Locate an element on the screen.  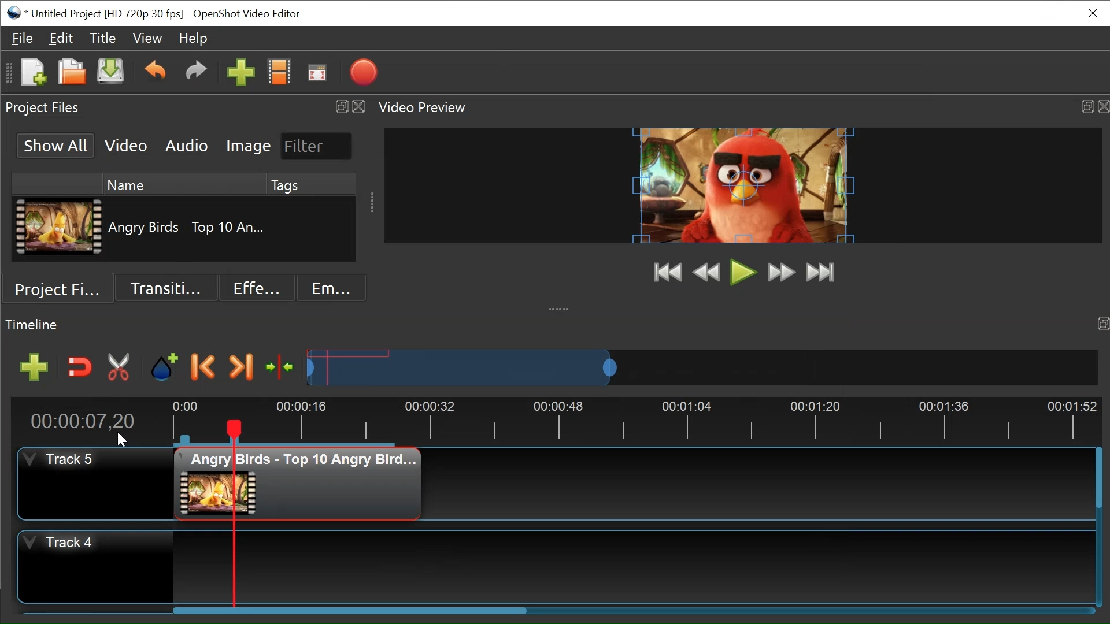
Play is located at coordinates (743, 272).